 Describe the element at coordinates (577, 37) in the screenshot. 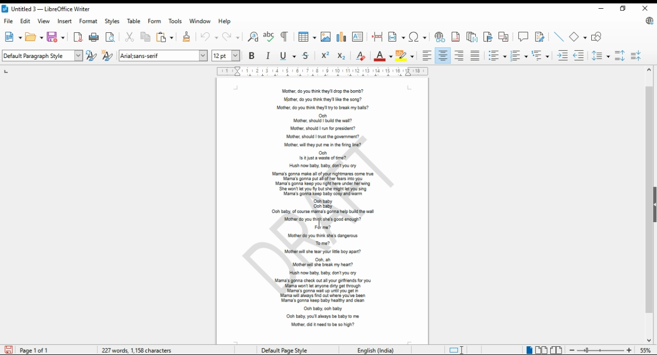

I see `simple shapes` at that location.